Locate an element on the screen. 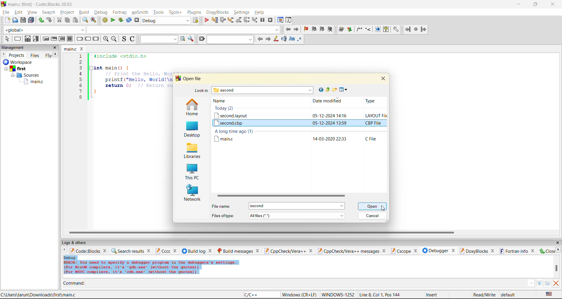 The height and width of the screenshot is (299, 562). zoom in is located at coordinates (106, 39).